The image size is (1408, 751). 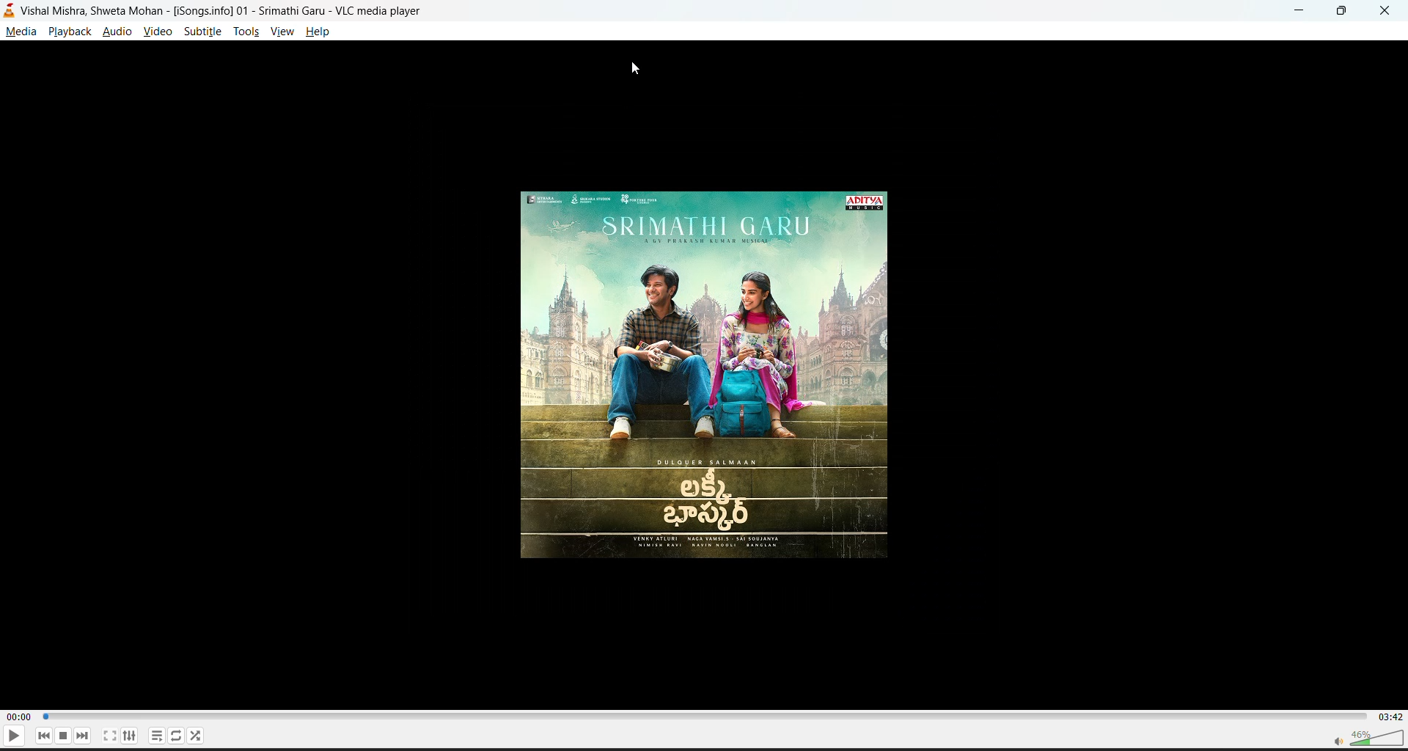 What do you see at coordinates (705, 378) in the screenshot?
I see `thumbnail` at bounding box center [705, 378].